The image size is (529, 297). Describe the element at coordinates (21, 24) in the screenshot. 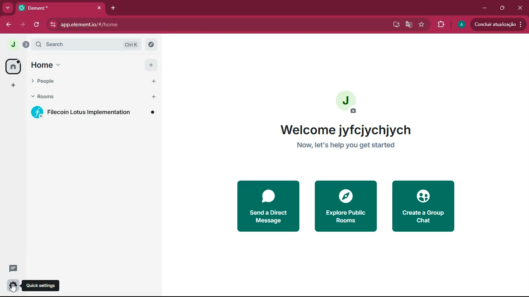

I see `forward` at that location.